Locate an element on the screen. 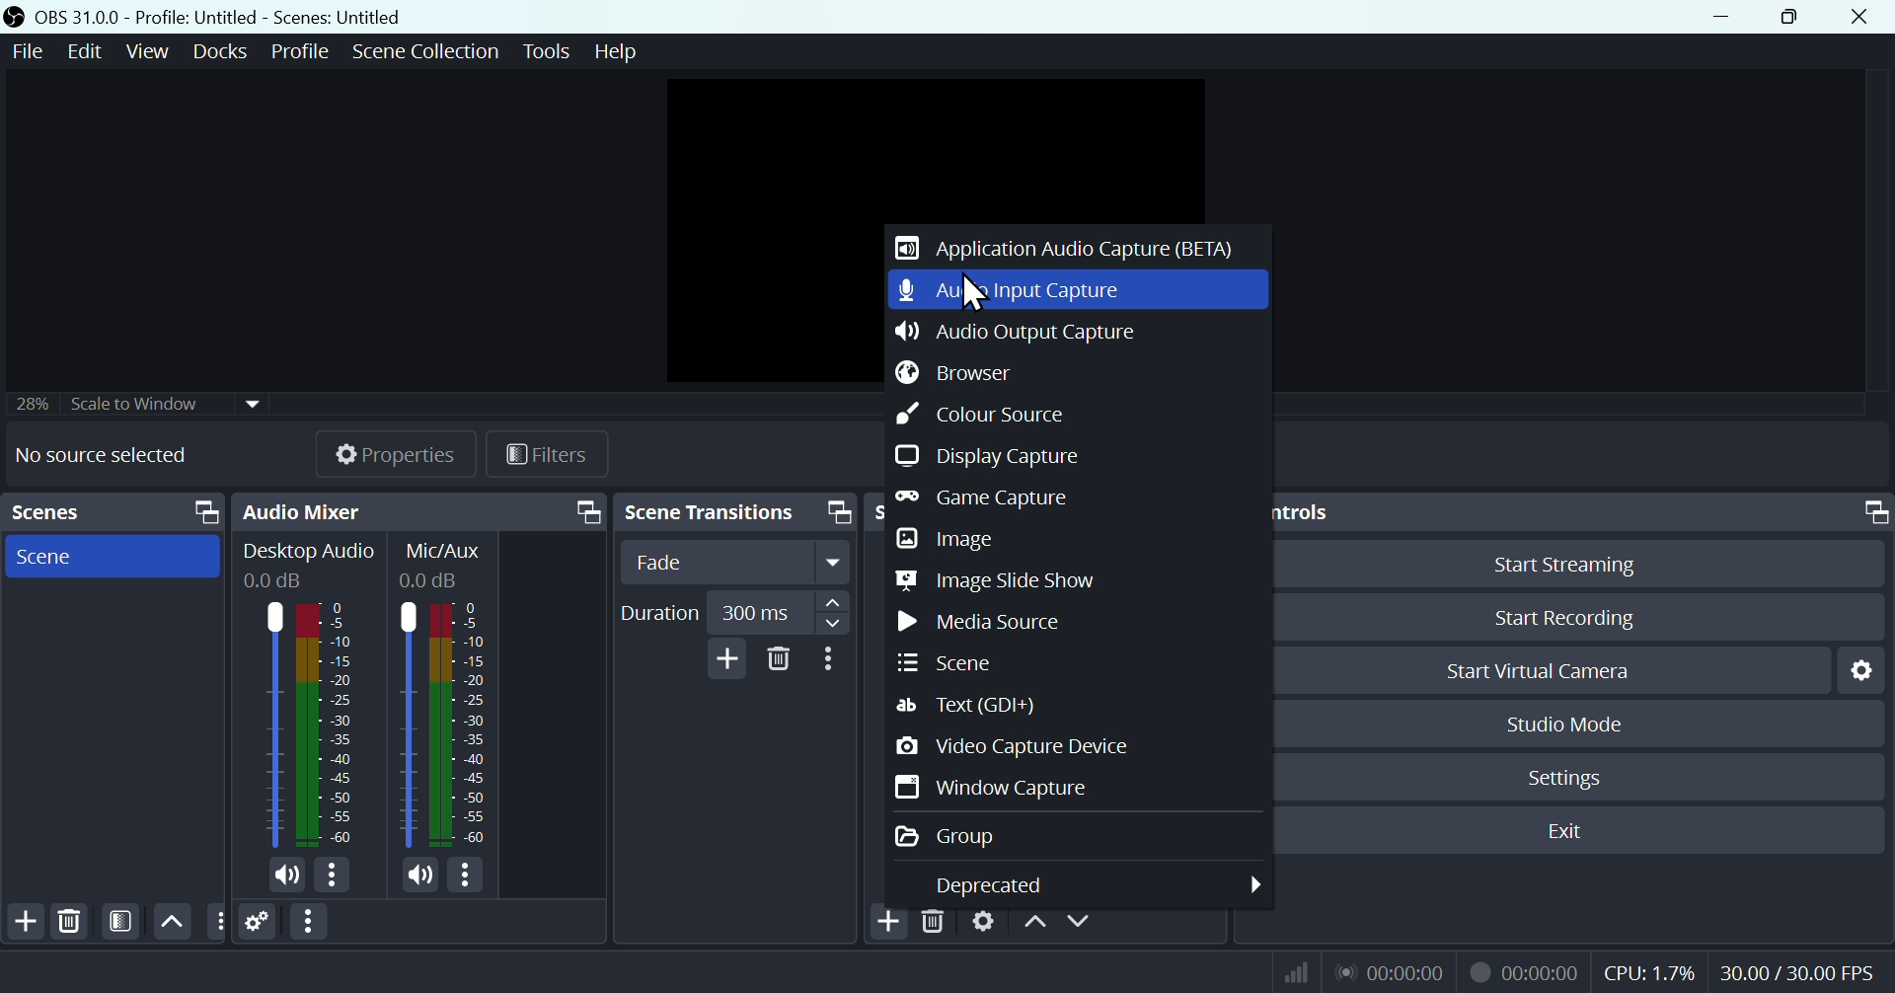  Audio output capture is located at coordinates (1023, 332).